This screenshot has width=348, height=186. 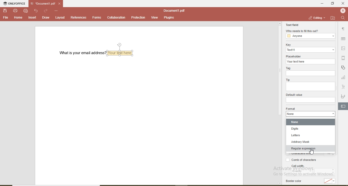 I want to click on plugins, so click(x=169, y=18).